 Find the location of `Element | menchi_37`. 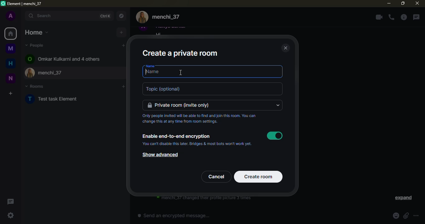

Element | menchi_37 is located at coordinates (25, 4).